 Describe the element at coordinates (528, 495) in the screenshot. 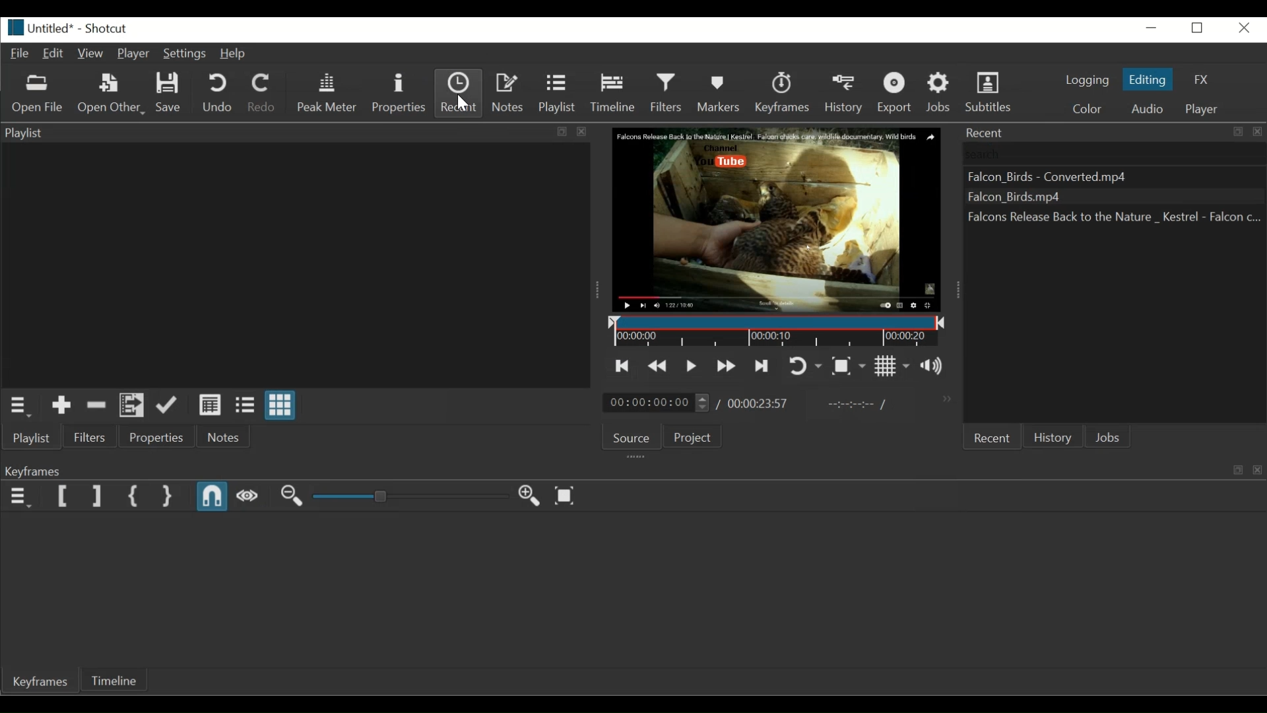

I see `Zoom timeline in` at that location.